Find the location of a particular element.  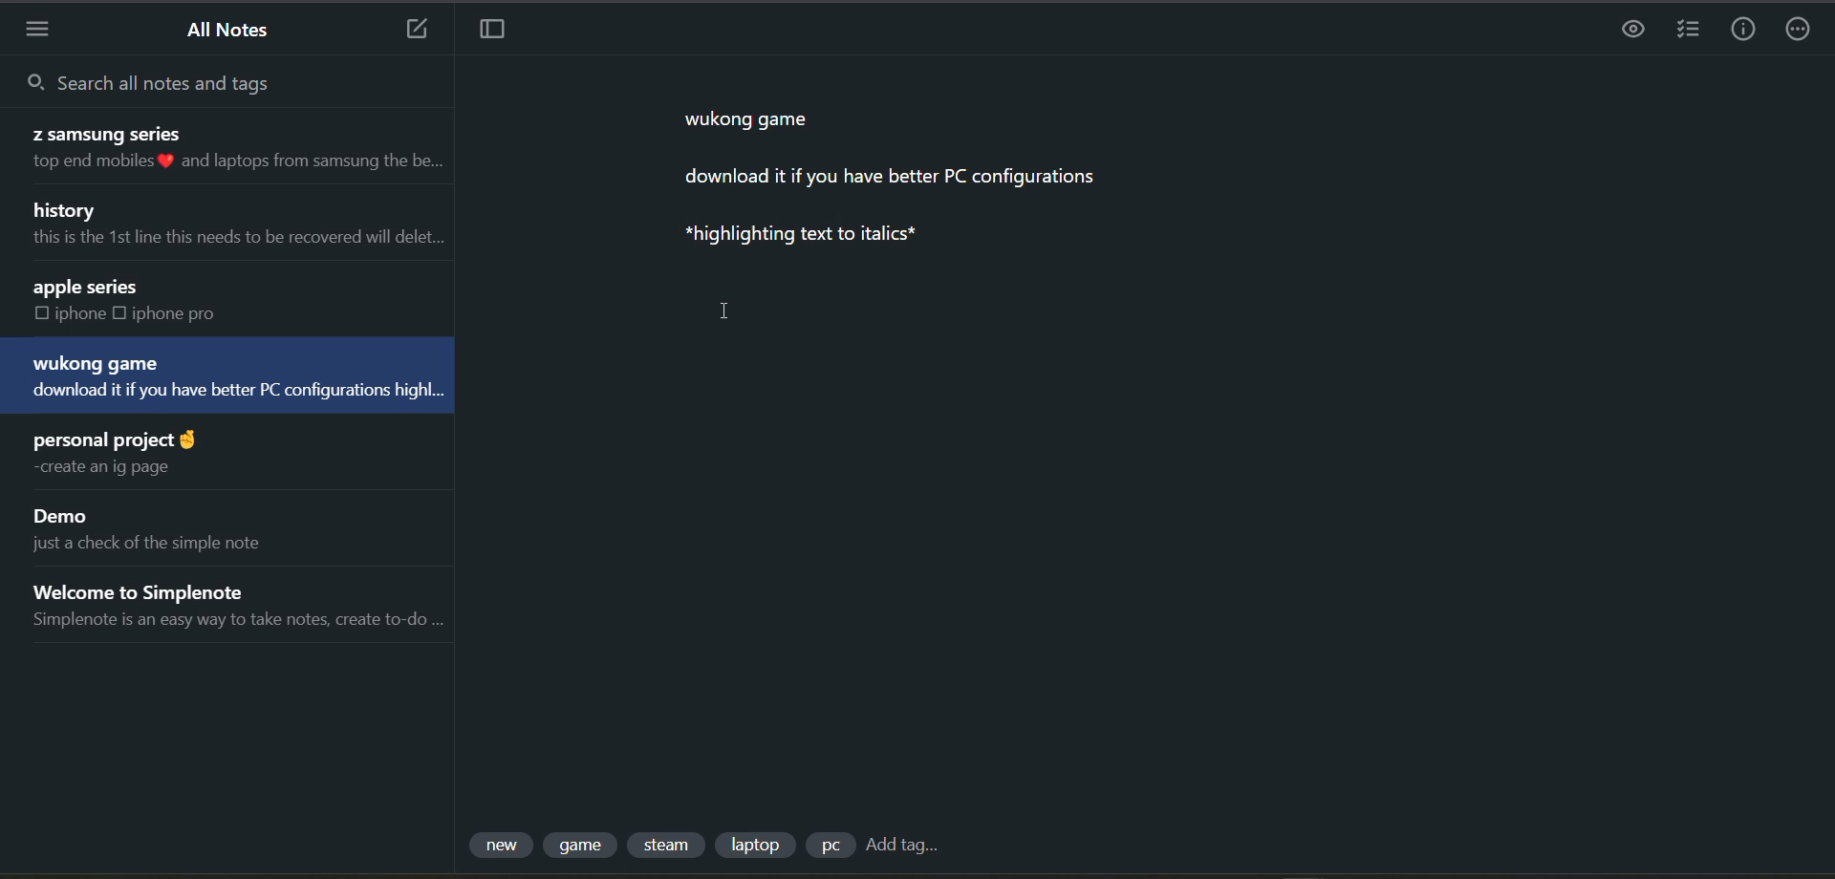

tag 5 is located at coordinates (831, 846).